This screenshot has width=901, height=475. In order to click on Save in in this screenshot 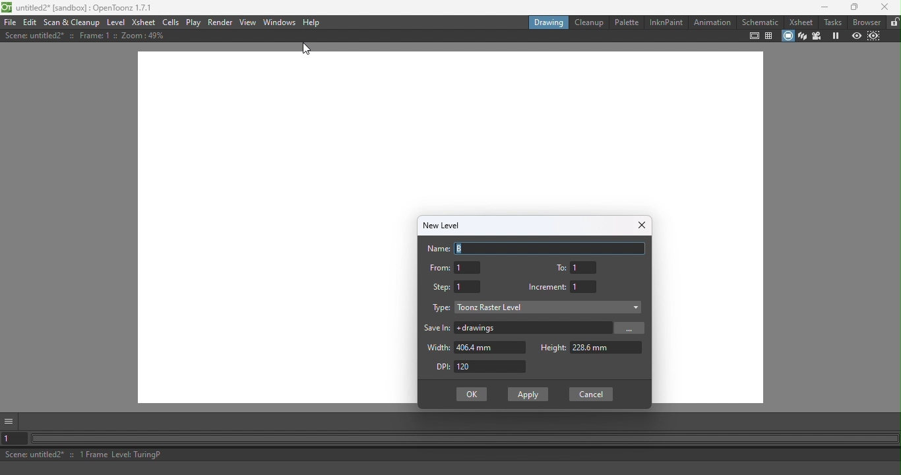, I will do `click(437, 329)`.